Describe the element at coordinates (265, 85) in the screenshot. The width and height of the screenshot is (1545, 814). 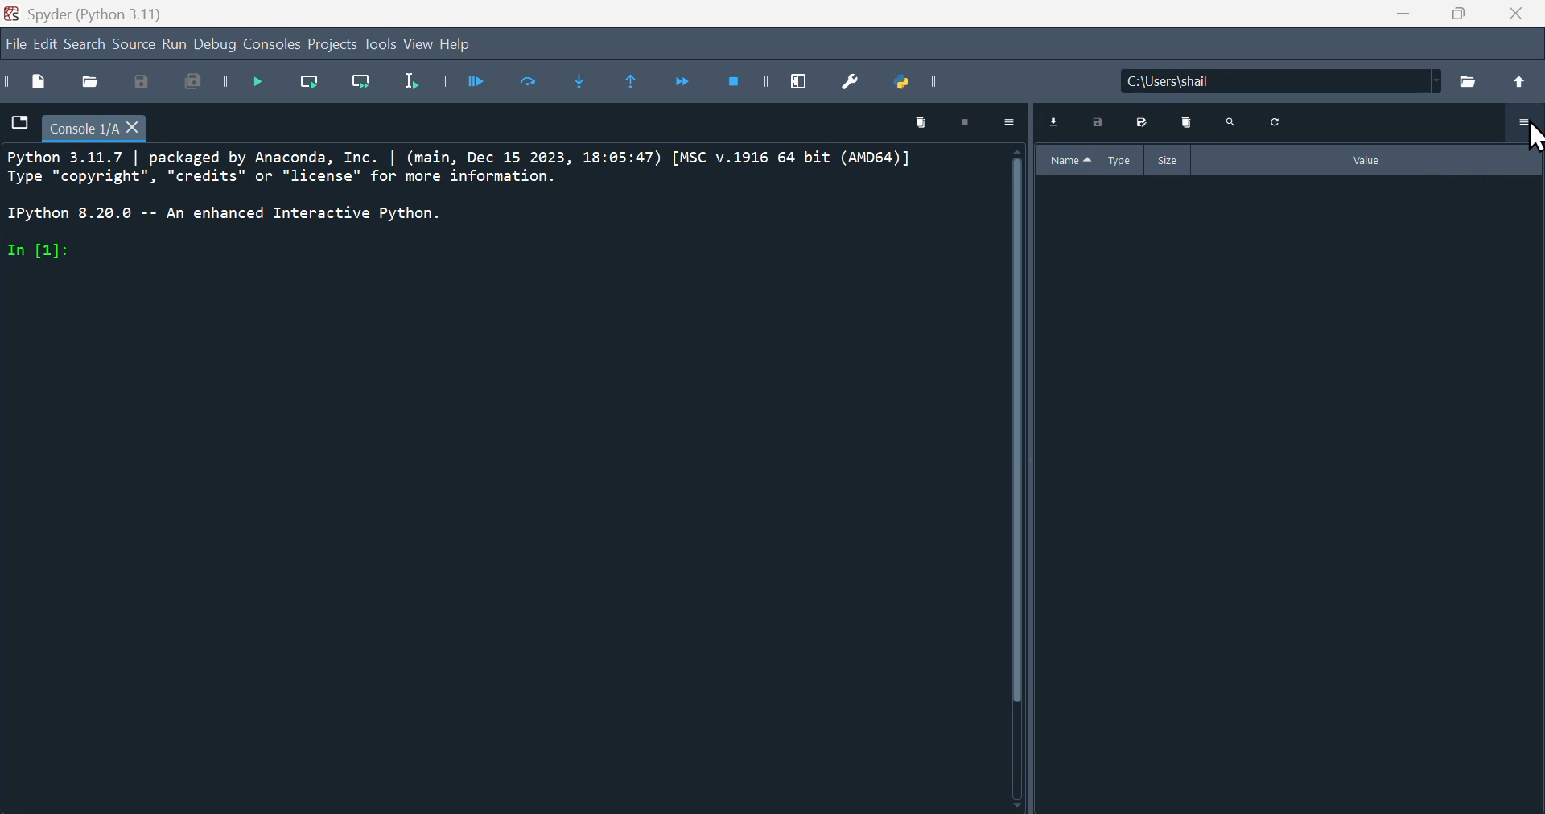
I see `Debug file` at that location.